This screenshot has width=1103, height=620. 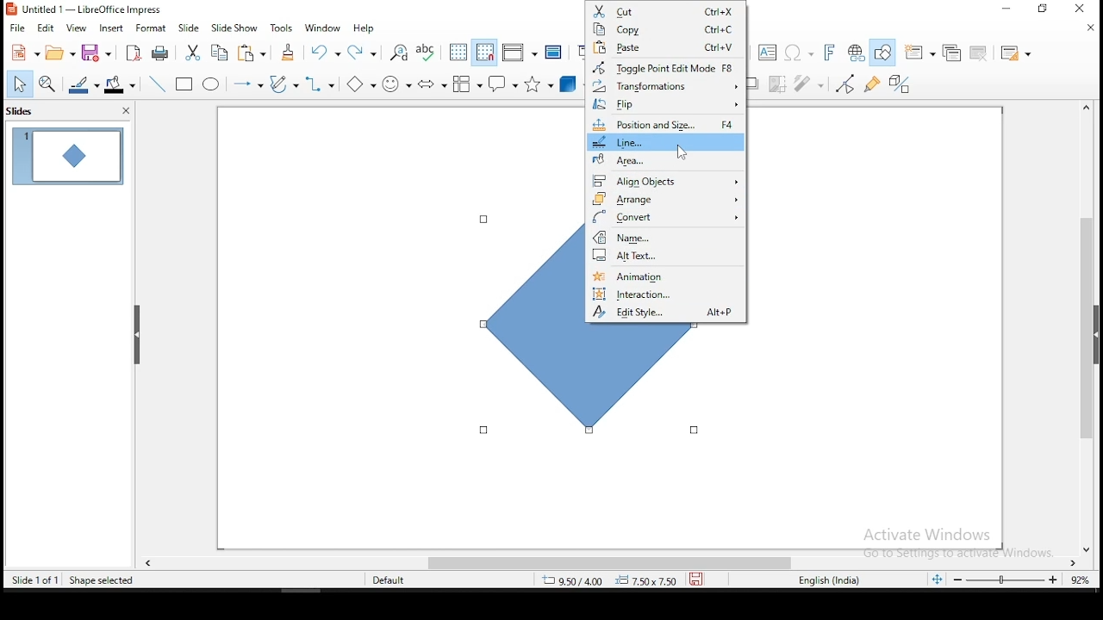 What do you see at coordinates (663, 274) in the screenshot?
I see `animation` at bounding box center [663, 274].